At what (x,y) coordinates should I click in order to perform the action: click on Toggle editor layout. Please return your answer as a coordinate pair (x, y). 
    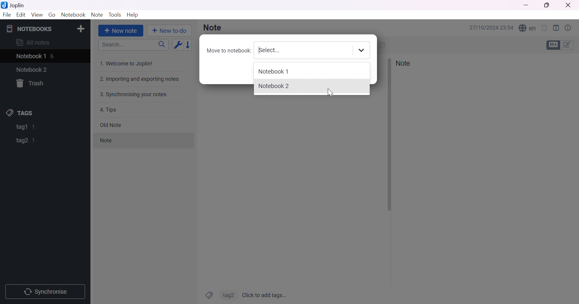
    Looking at the image, I should click on (557, 28).